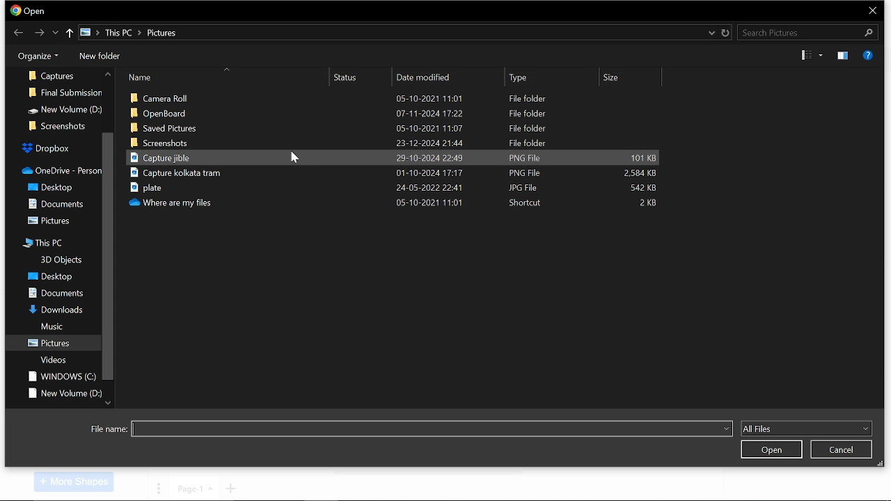  Describe the element at coordinates (55, 125) in the screenshot. I see `folders` at that location.